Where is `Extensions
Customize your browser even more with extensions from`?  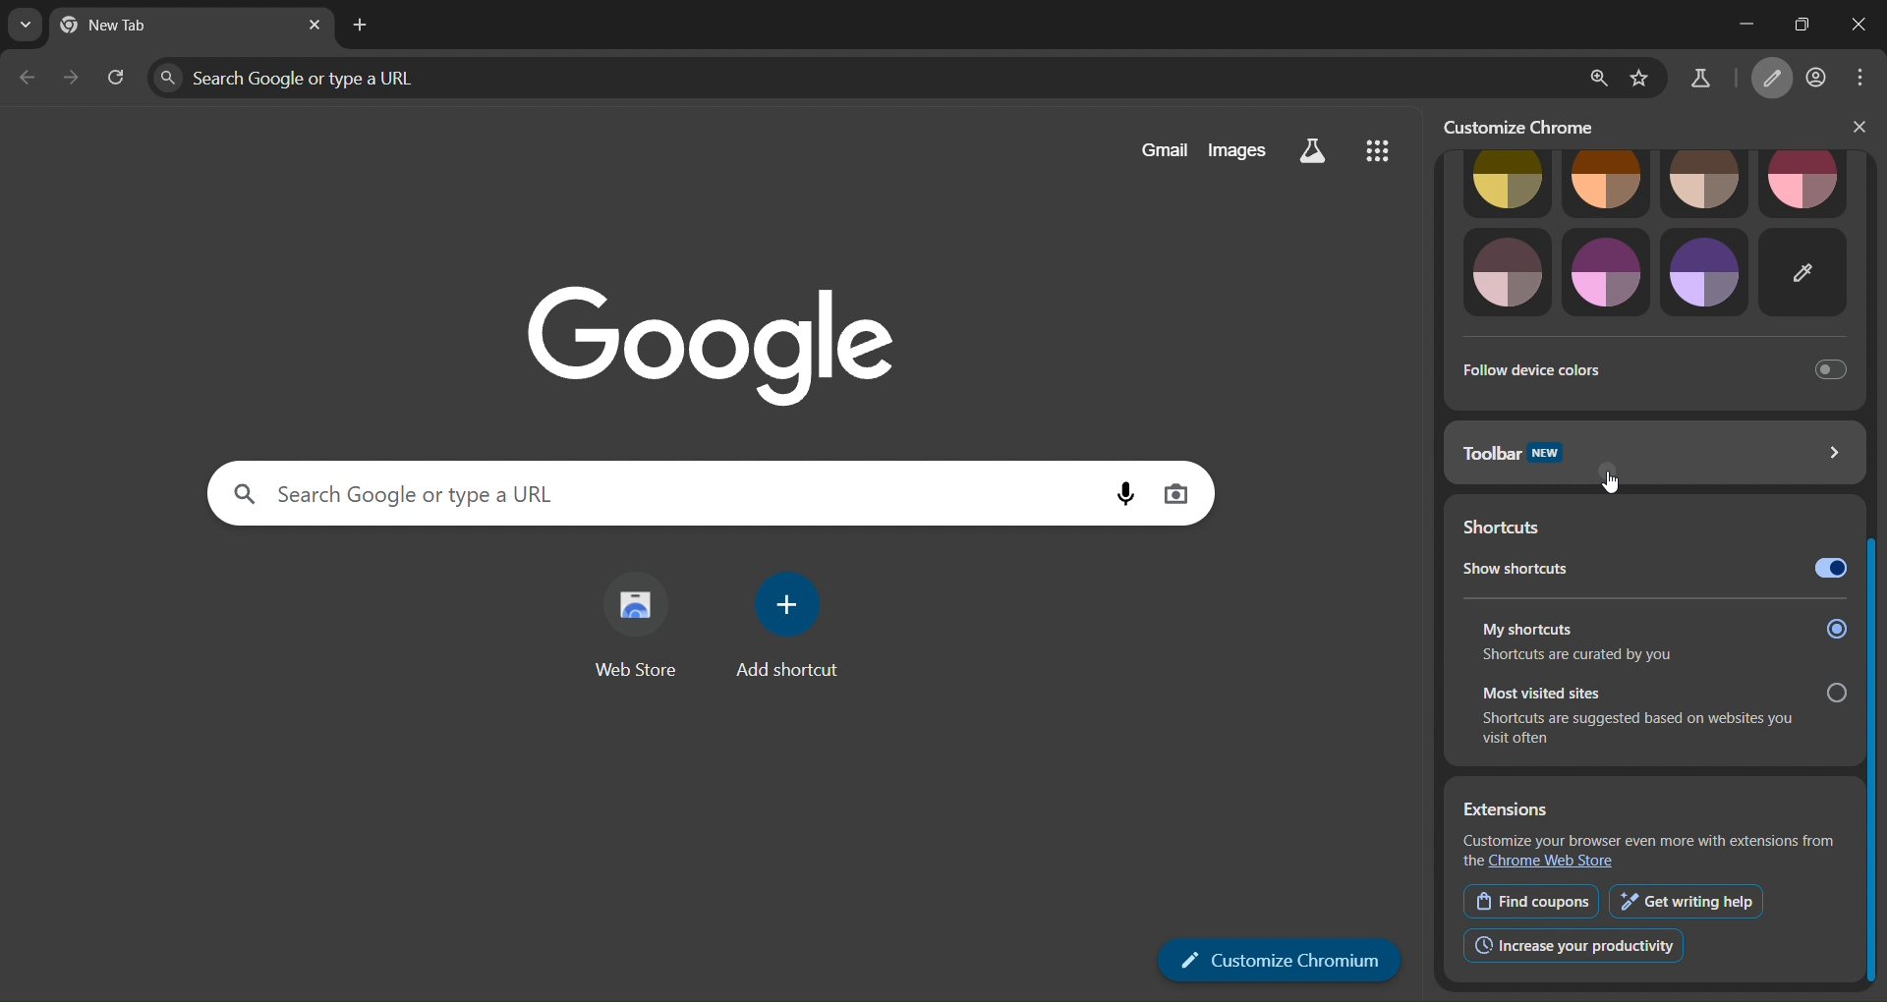
Extensions
Customize your browser even more with extensions from is located at coordinates (1652, 824).